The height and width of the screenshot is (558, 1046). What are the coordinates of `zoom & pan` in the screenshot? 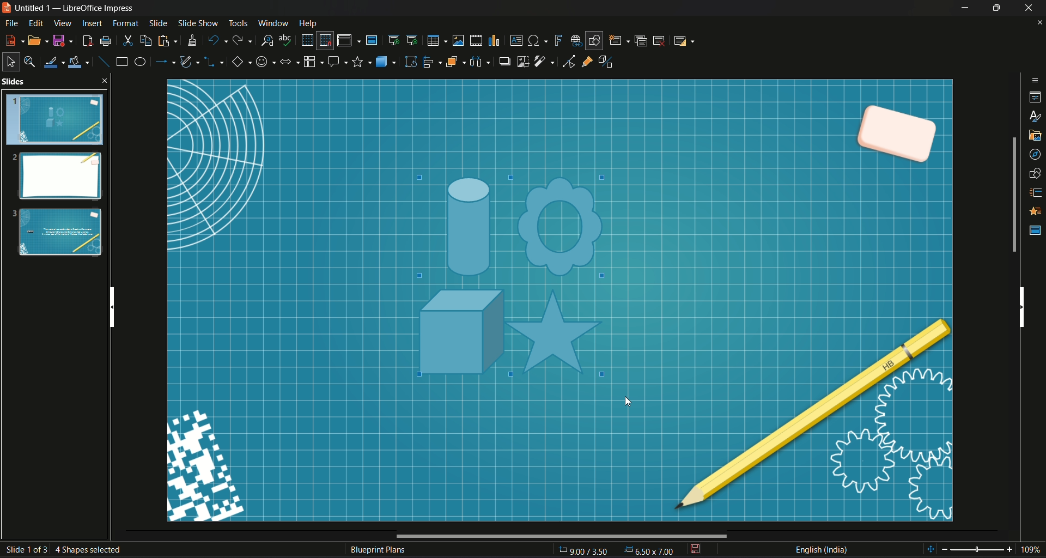 It's located at (29, 60).